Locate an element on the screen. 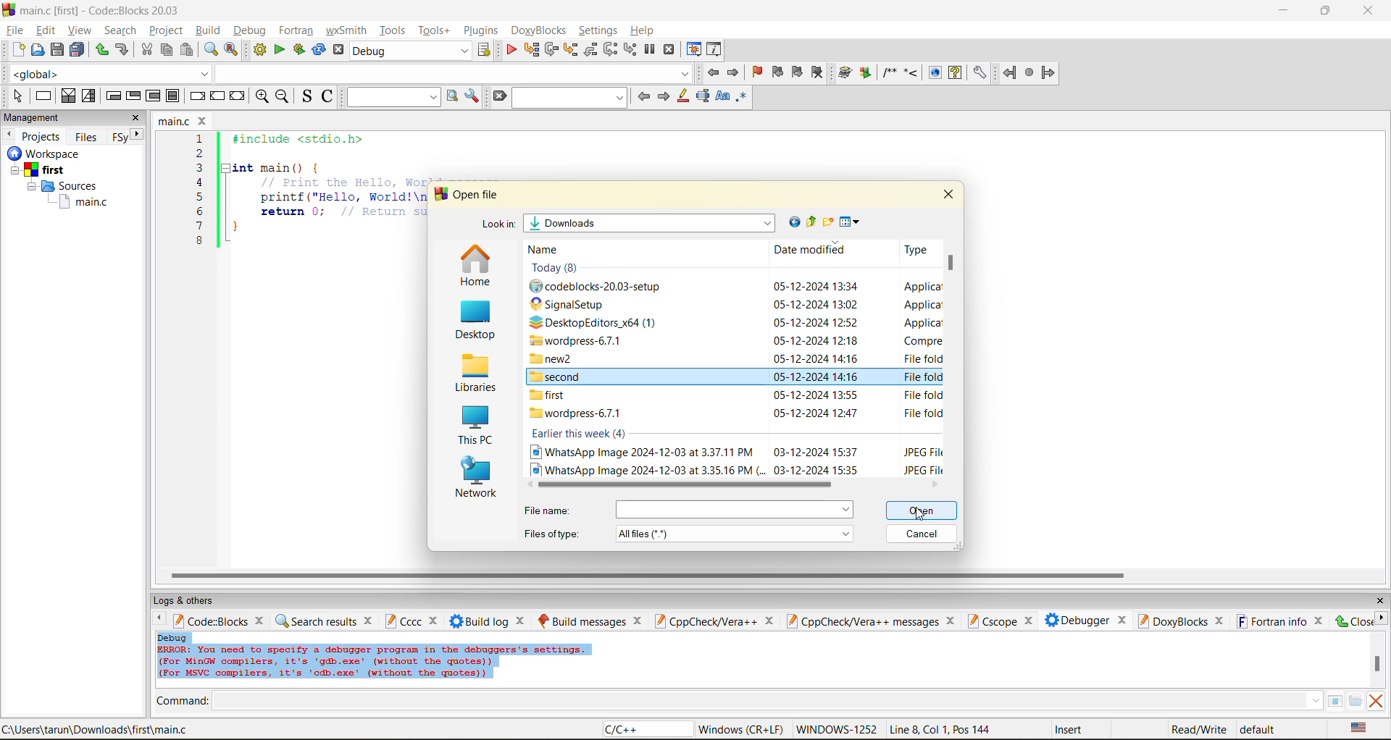 Image resolution: width=1391 pixels, height=740 pixels. close is located at coordinates (1320, 621).